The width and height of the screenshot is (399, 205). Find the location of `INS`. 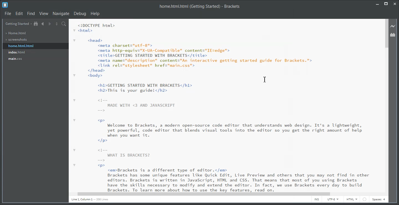

INS is located at coordinates (316, 200).